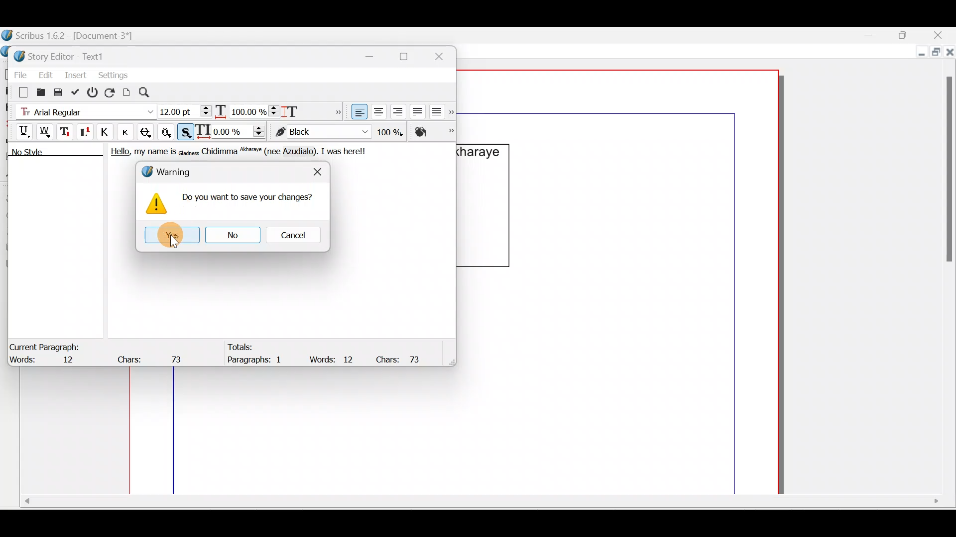 The image size is (956, 537). What do you see at coordinates (876, 35) in the screenshot?
I see `Minimize` at bounding box center [876, 35].